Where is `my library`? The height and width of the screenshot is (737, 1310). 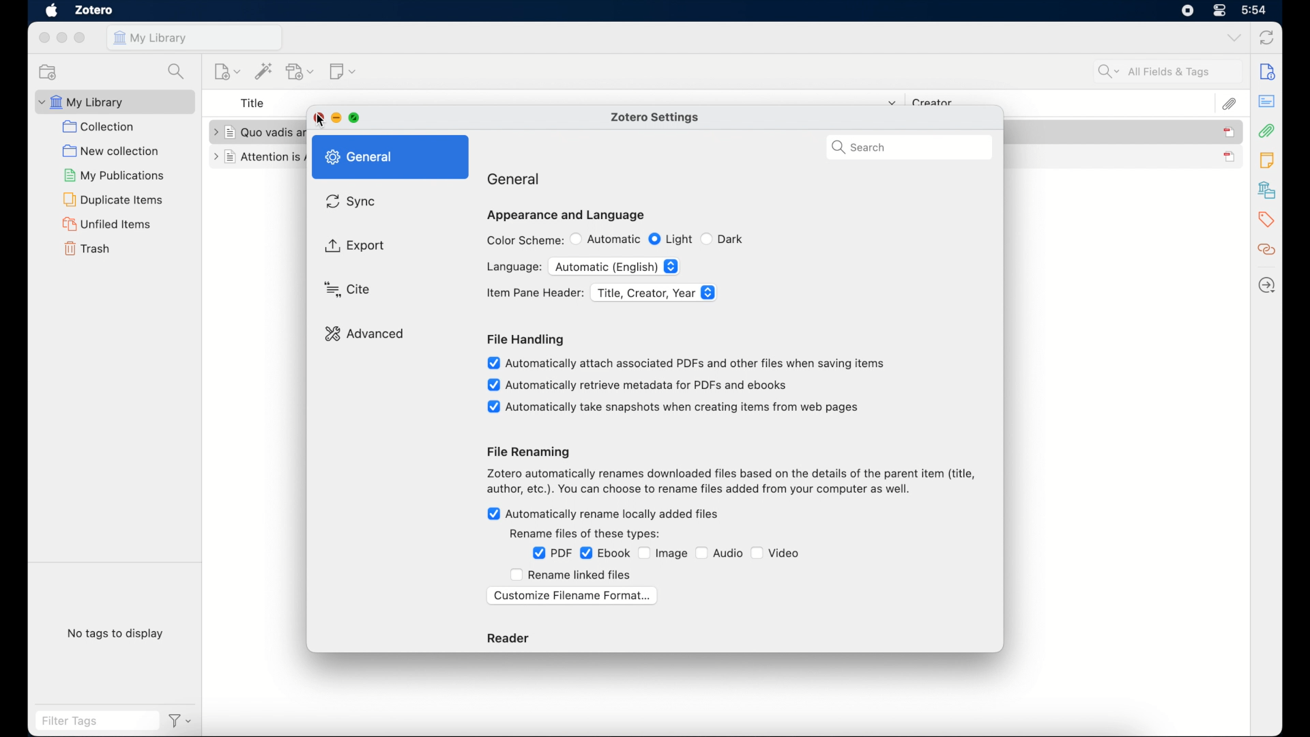 my library is located at coordinates (115, 101).